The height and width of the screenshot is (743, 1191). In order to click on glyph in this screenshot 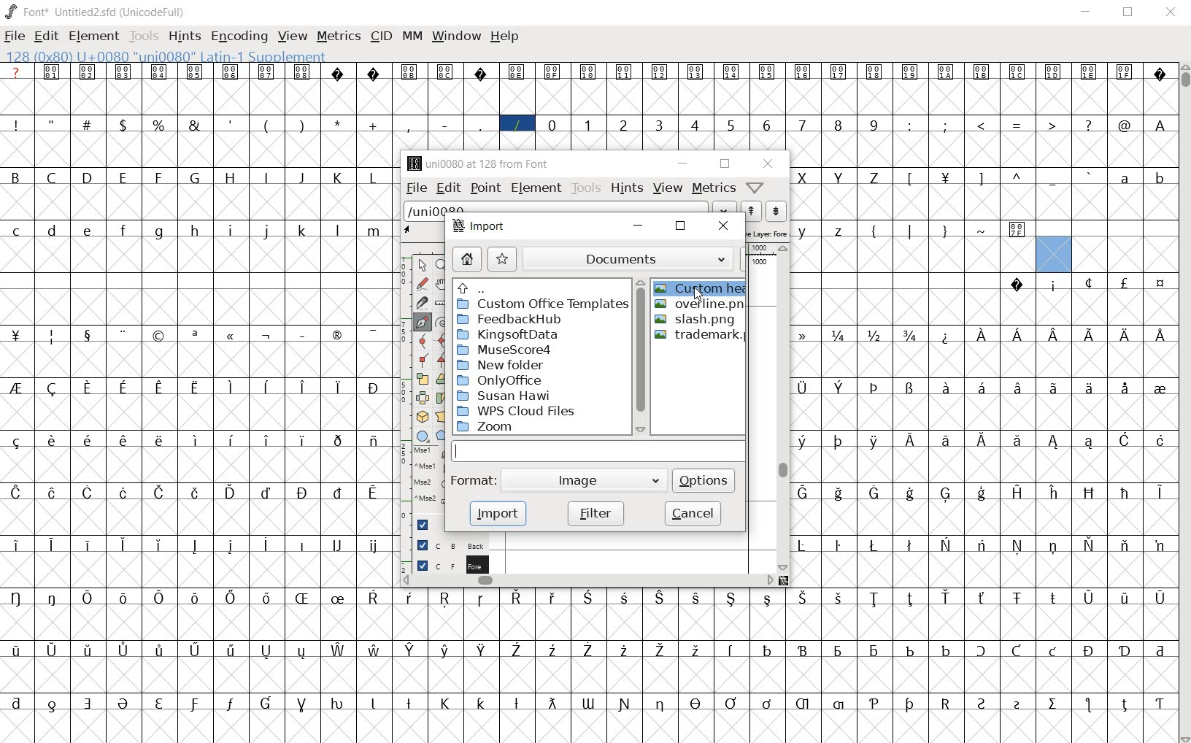, I will do `click(1161, 284)`.